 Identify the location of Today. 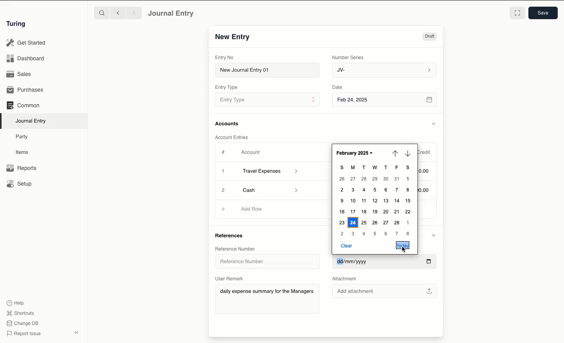
(402, 245).